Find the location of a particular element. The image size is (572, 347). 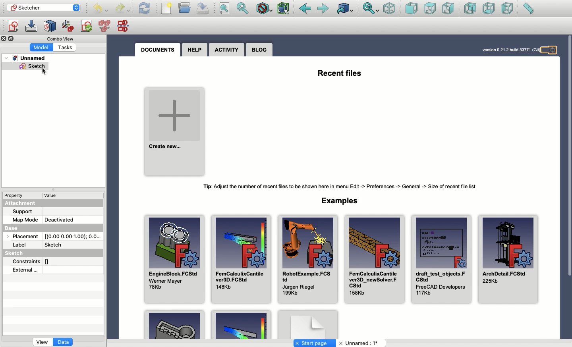

(0.00 0.00 1.00); 0.0... is located at coordinates (73, 235).